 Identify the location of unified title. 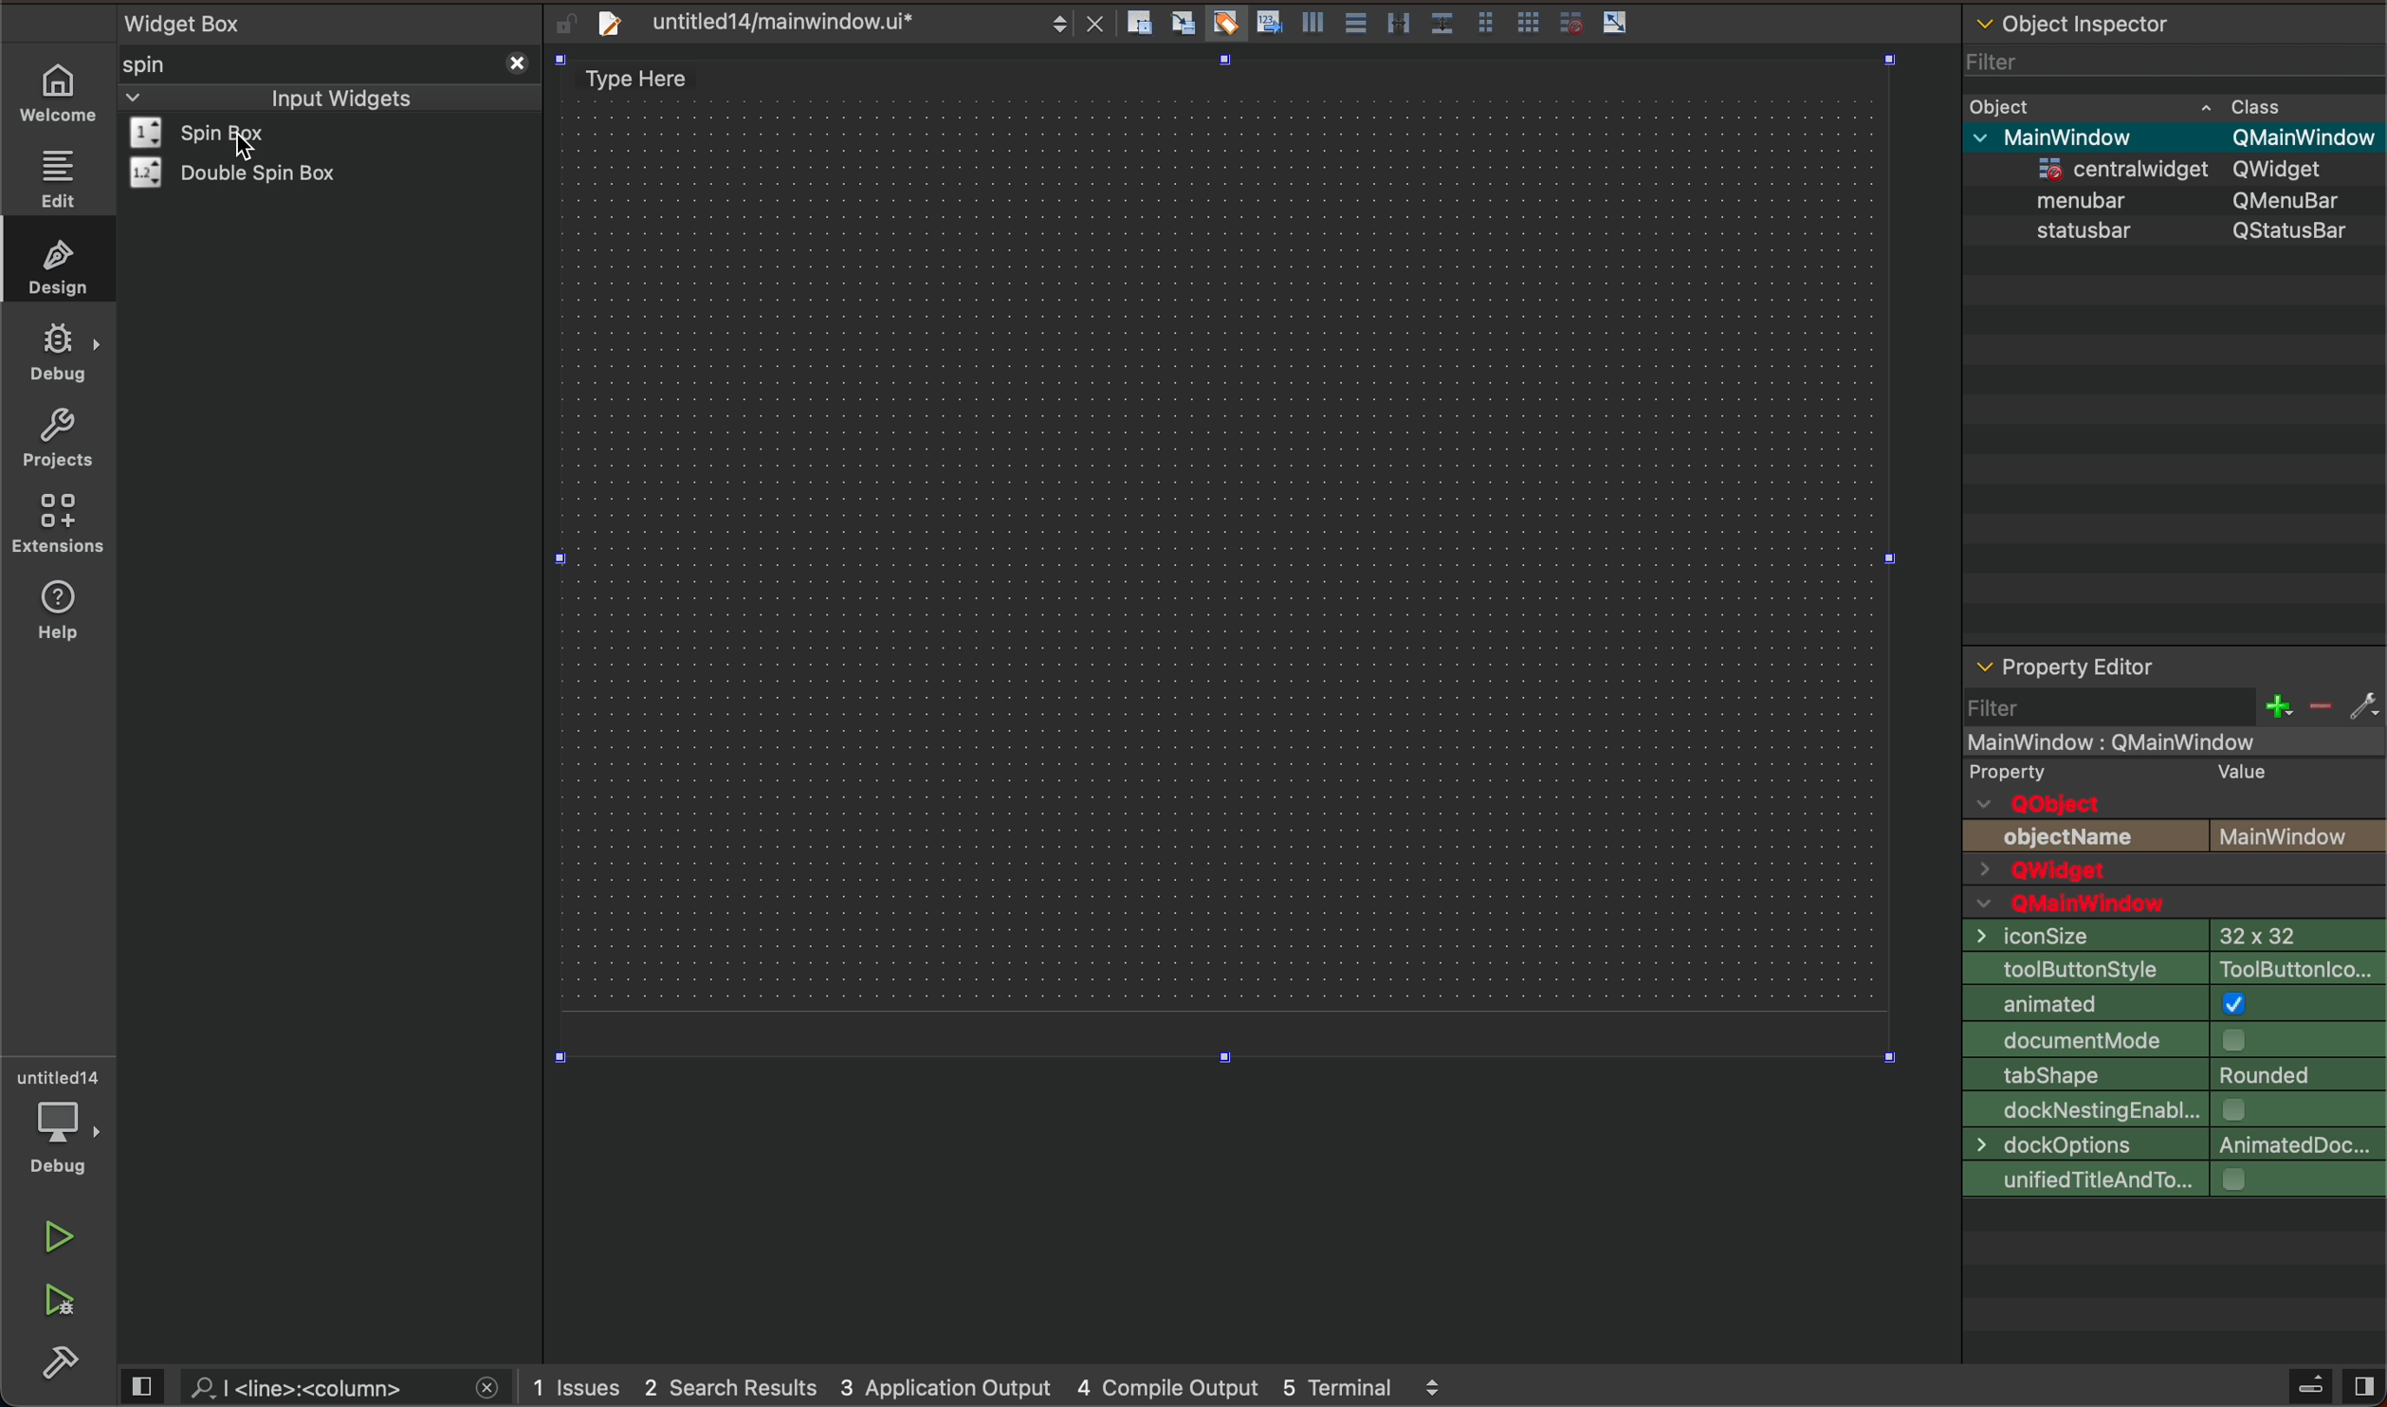
(2174, 1180).